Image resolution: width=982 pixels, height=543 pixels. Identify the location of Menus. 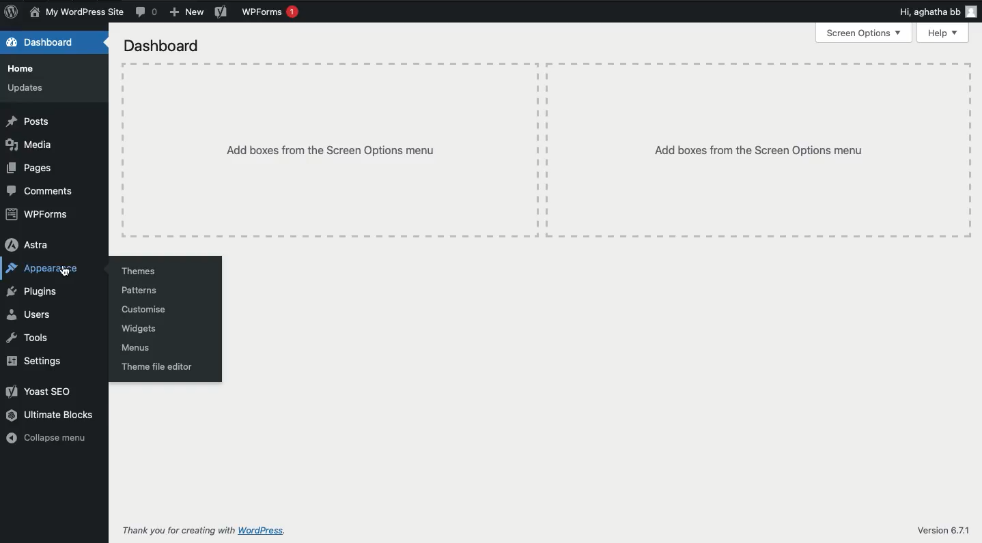
(139, 349).